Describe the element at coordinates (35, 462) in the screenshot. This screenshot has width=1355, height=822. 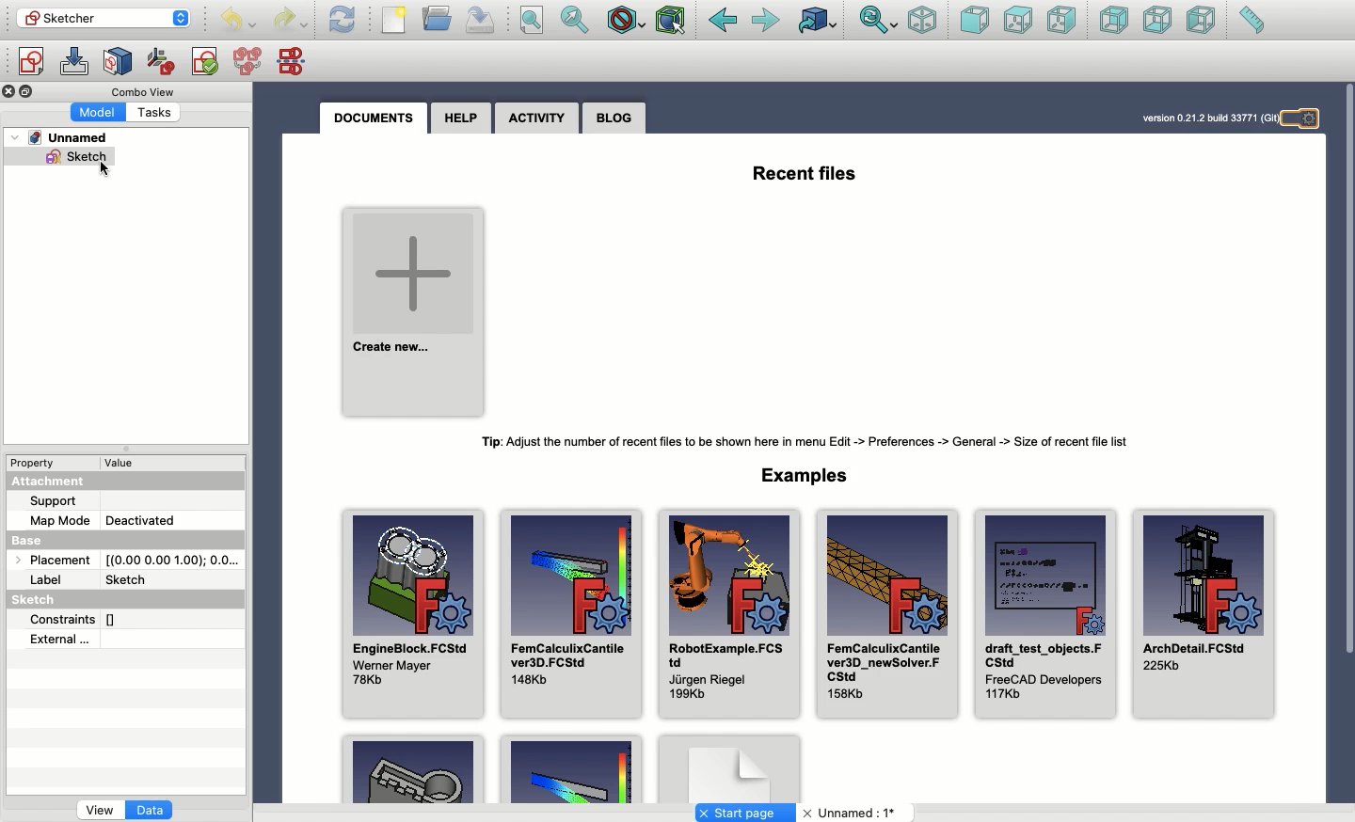
I see `Property` at that location.